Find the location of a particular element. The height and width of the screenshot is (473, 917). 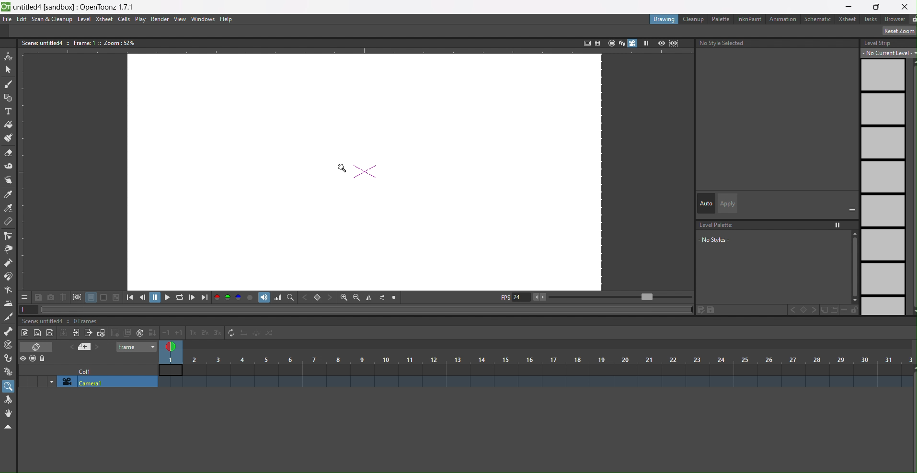

file name is located at coordinates (75, 6).